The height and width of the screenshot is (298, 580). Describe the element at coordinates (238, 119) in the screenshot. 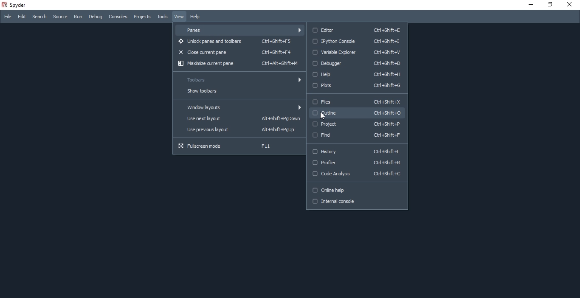

I see `Use next layout` at that location.